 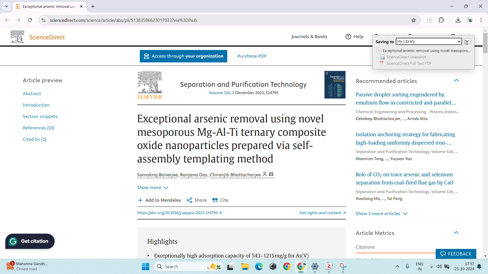 I want to click on Cursor, so click(x=467, y=43).